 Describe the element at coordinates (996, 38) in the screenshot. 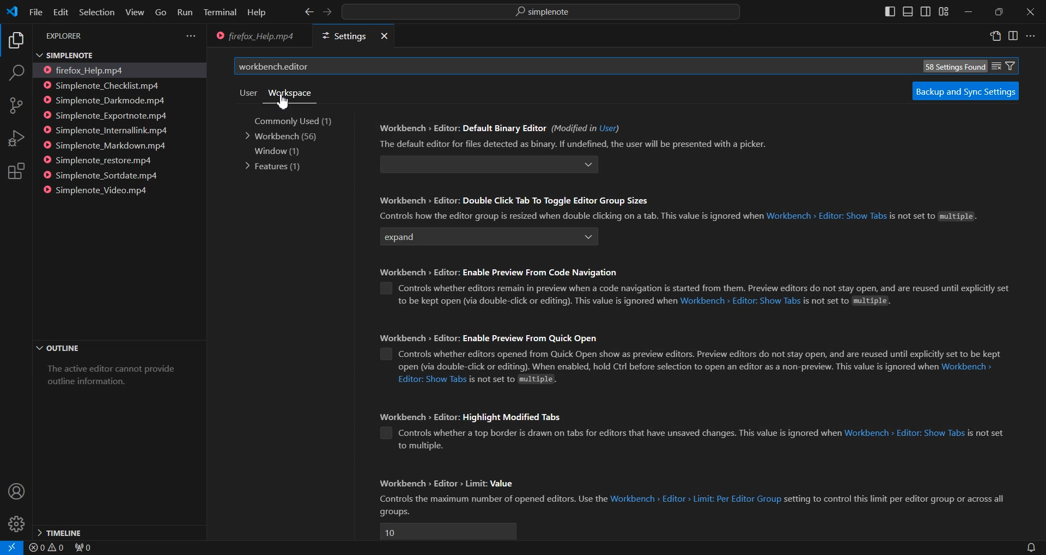

I see `Open setting` at that location.